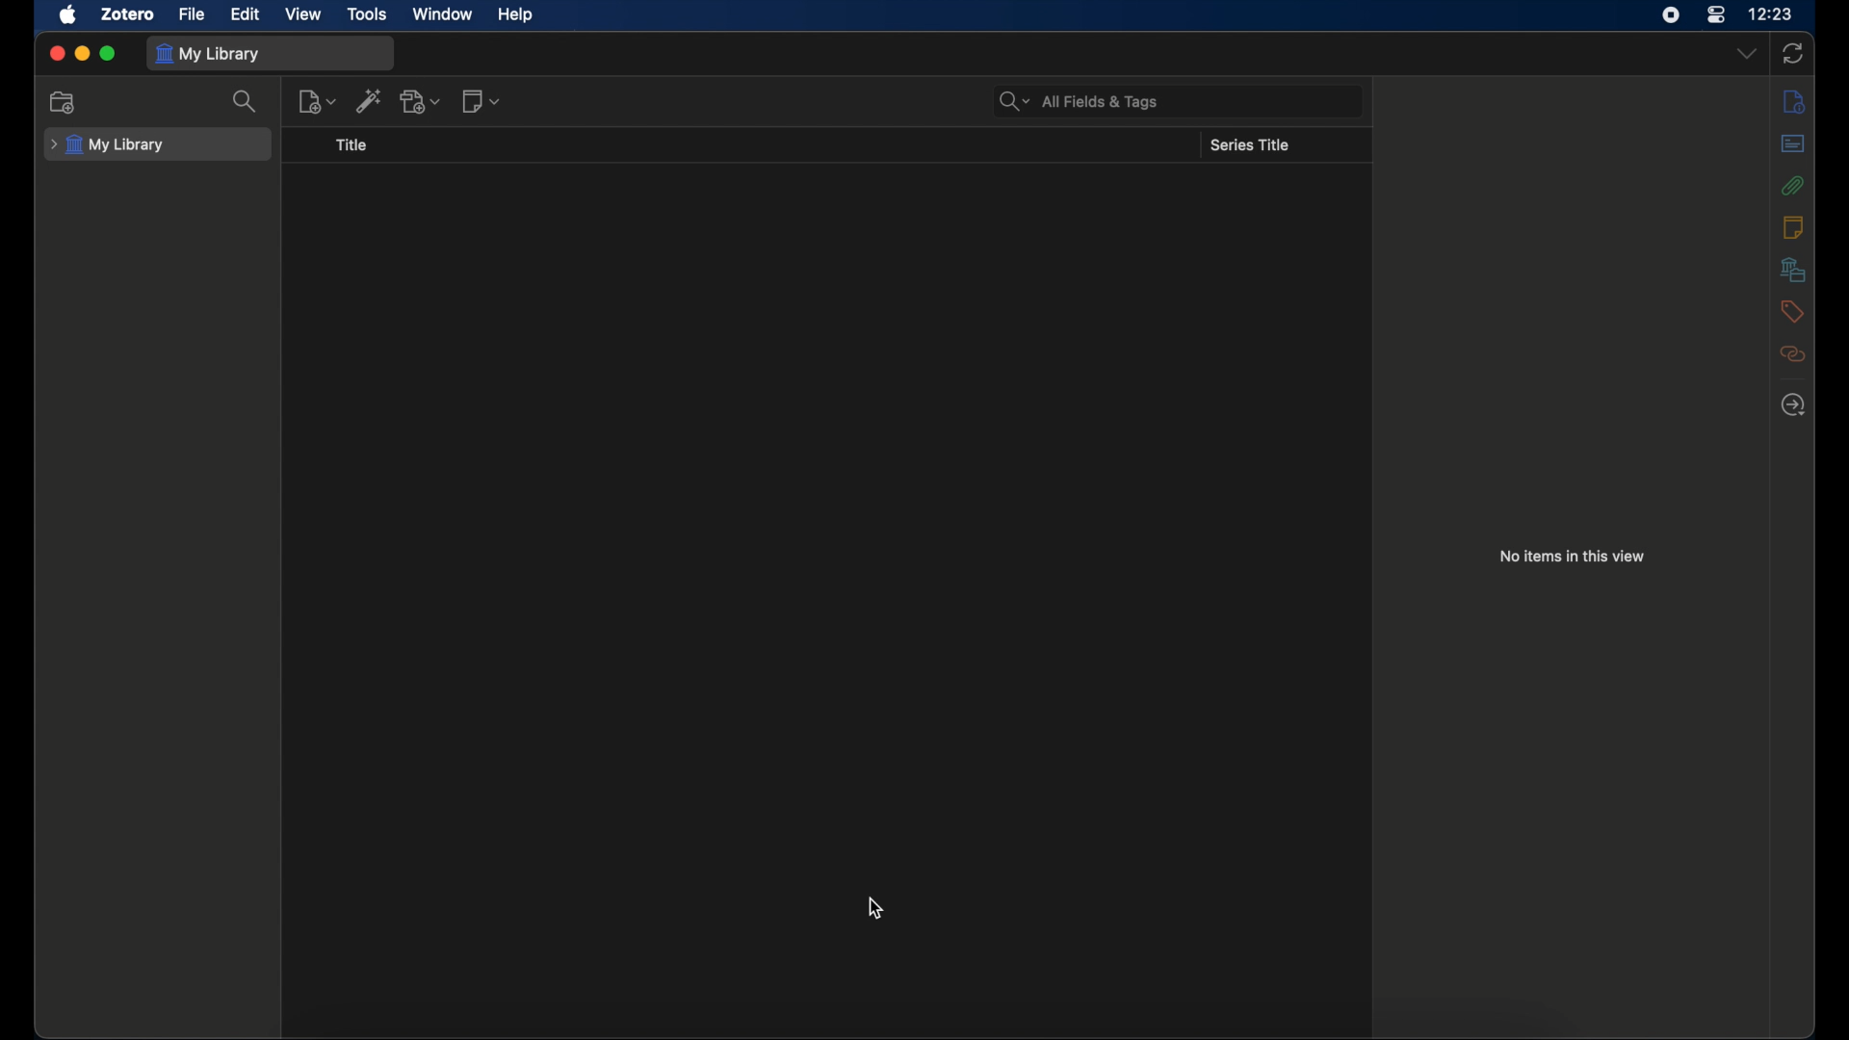 The width and height of the screenshot is (1849, 1040). I want to click on no items in this view, so click(1576, 556).